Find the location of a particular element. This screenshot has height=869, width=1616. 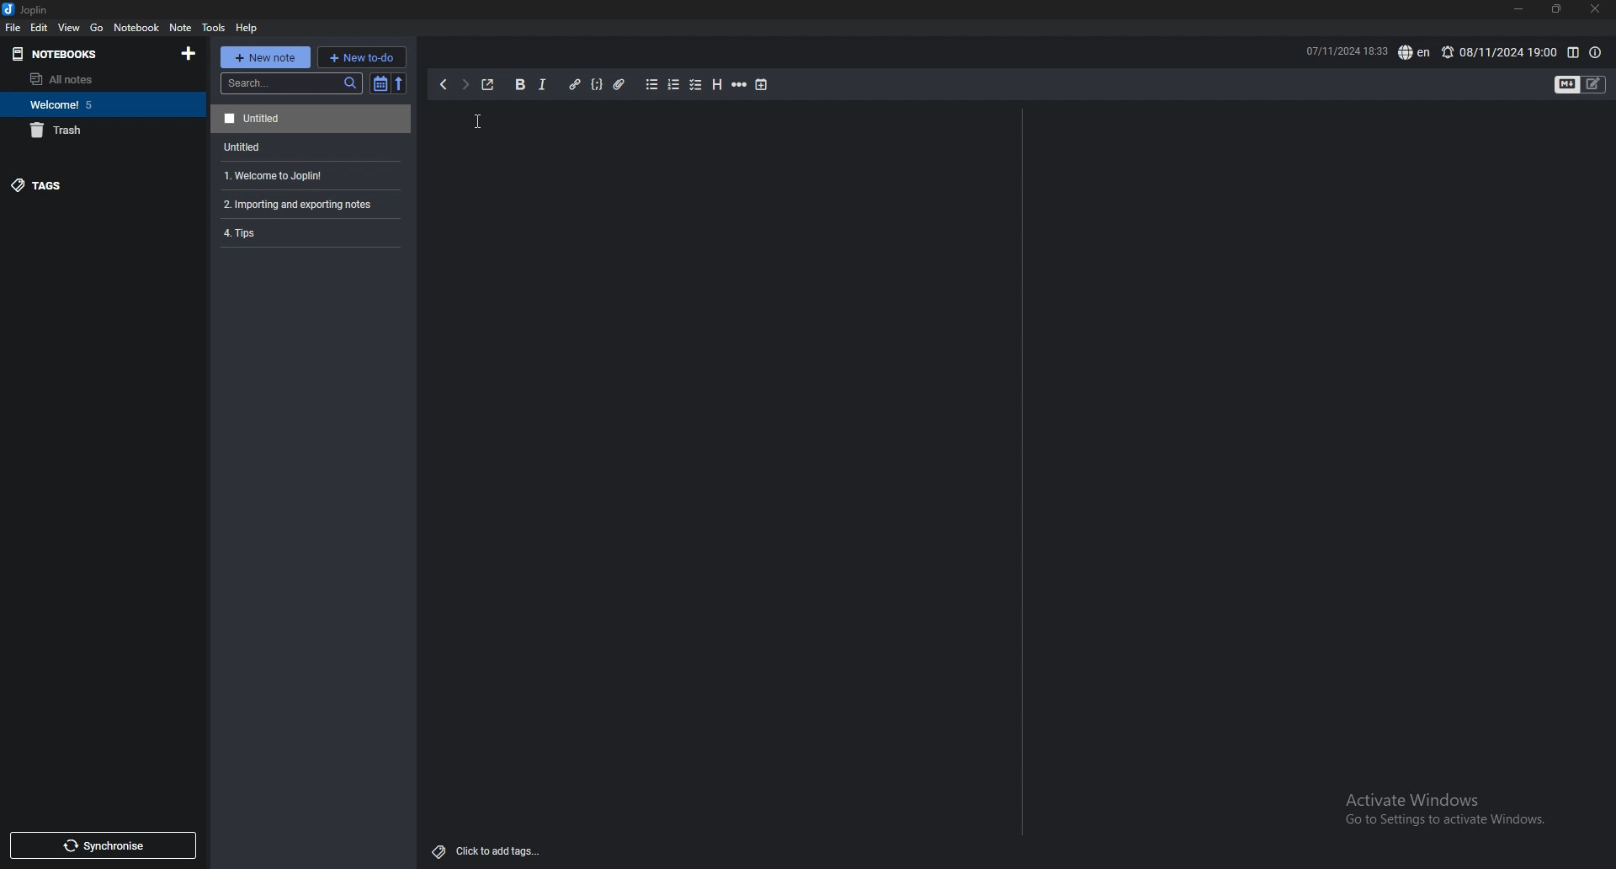

spell check is located at coordinates (1416, 52).